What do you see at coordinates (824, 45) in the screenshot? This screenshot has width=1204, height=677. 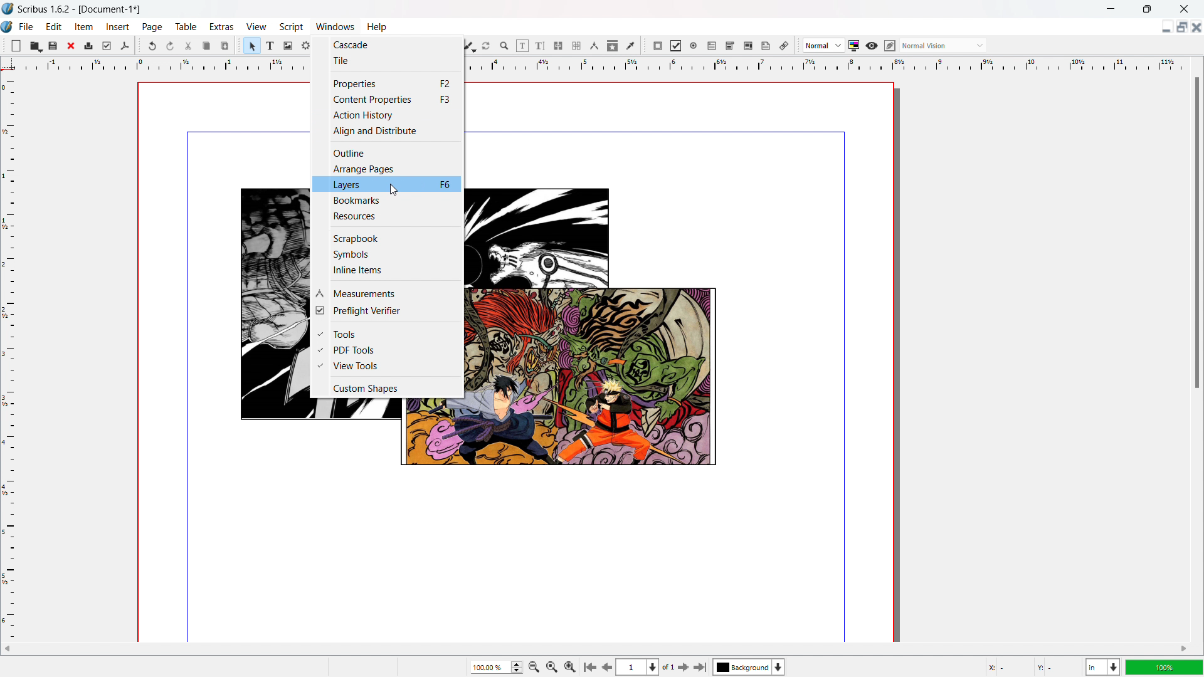 I see `select image preview` at bounding box center [824, 45].